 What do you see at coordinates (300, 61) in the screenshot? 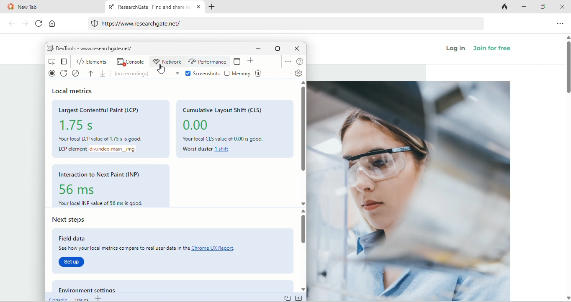
I see `help` at bounding box center [300, 61].